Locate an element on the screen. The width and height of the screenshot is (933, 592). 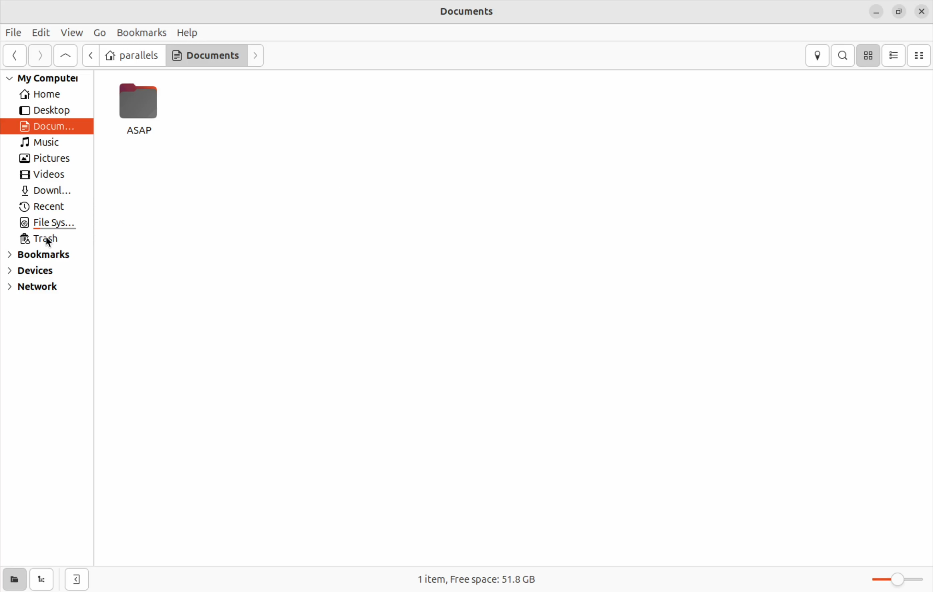
trash is located at coordinates (46, 241).